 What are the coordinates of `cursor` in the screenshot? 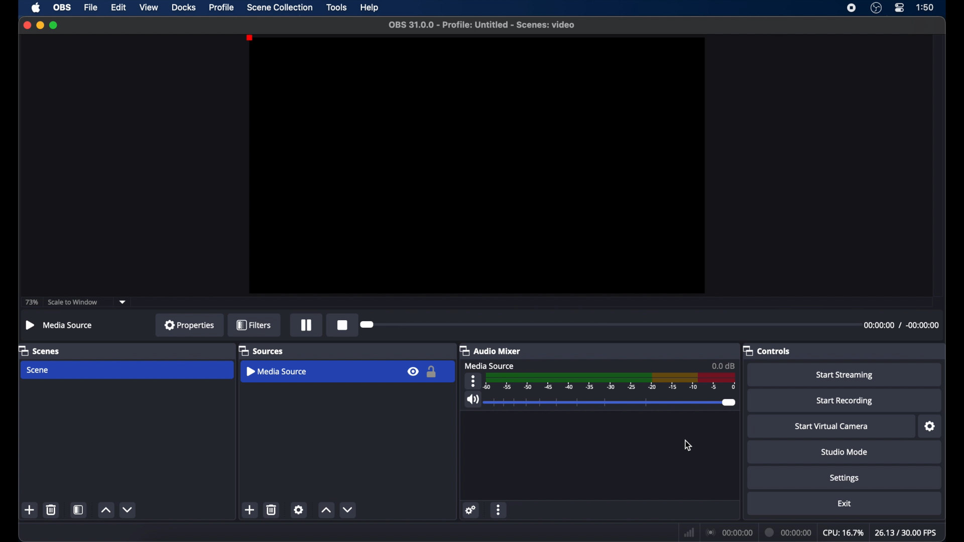 It's located at (688, 445).